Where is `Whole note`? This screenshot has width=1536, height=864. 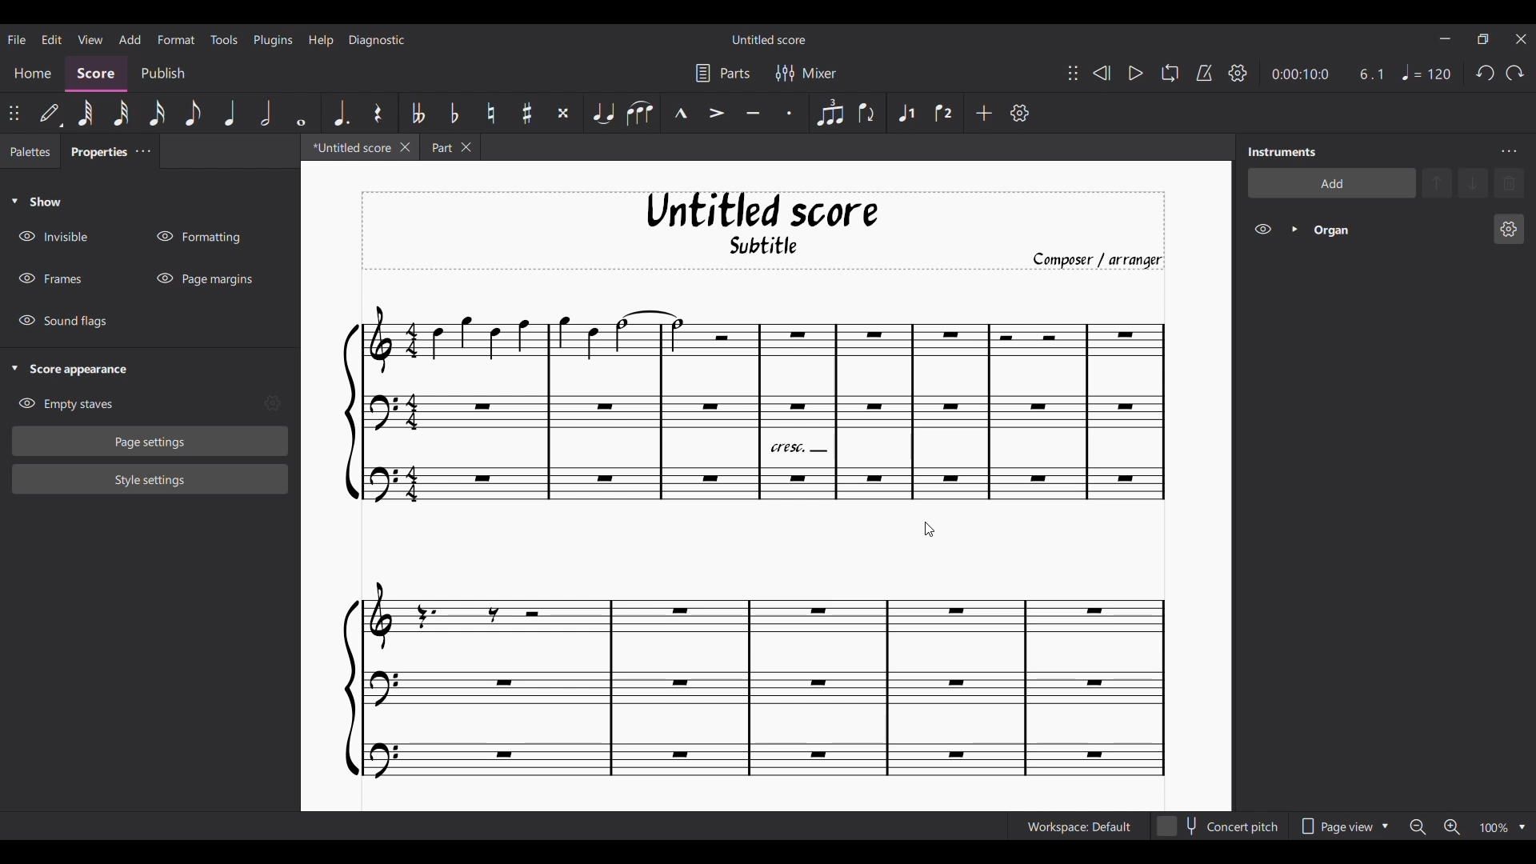 Whole note is located at coordinates (302, 114).